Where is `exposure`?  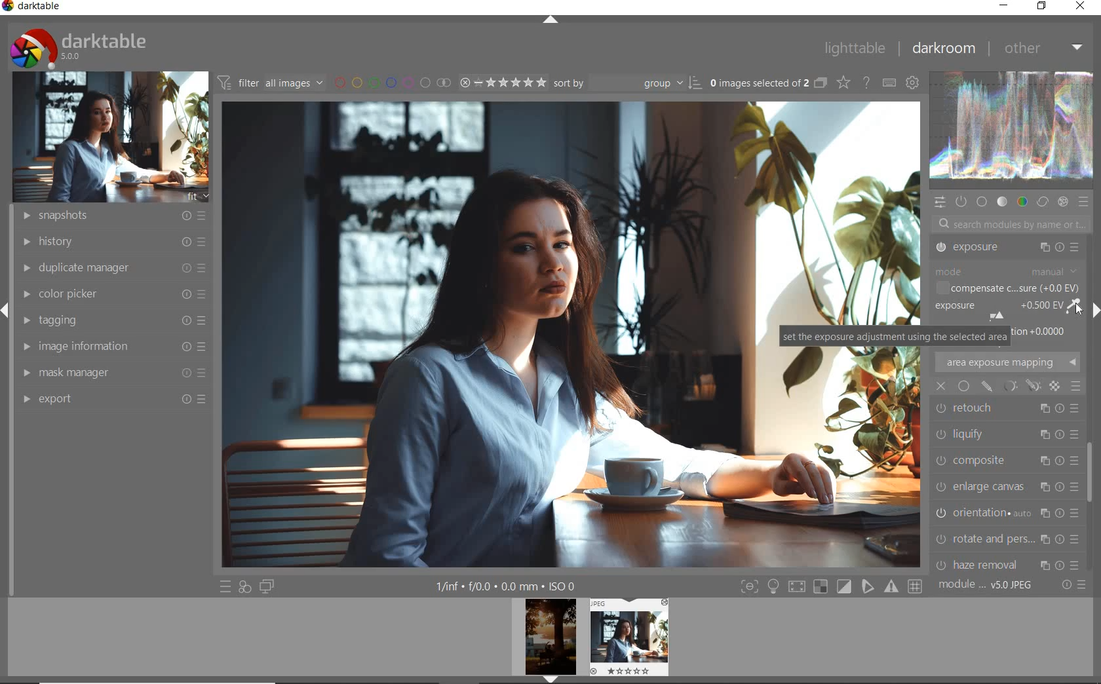
exposure is located at coordinates (1009, 249).